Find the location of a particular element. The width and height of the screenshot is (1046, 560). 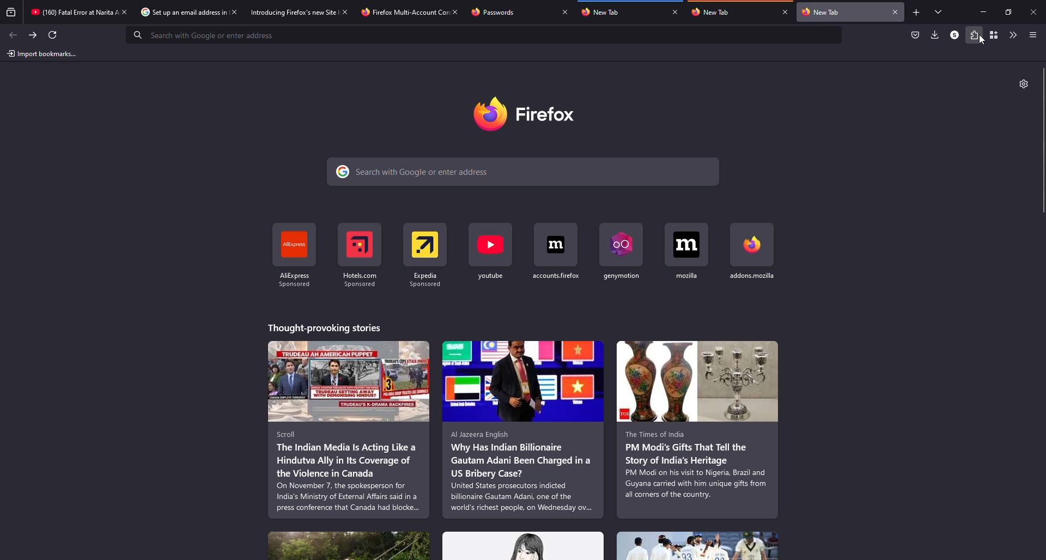

profile is located at coordinates (954, 34).